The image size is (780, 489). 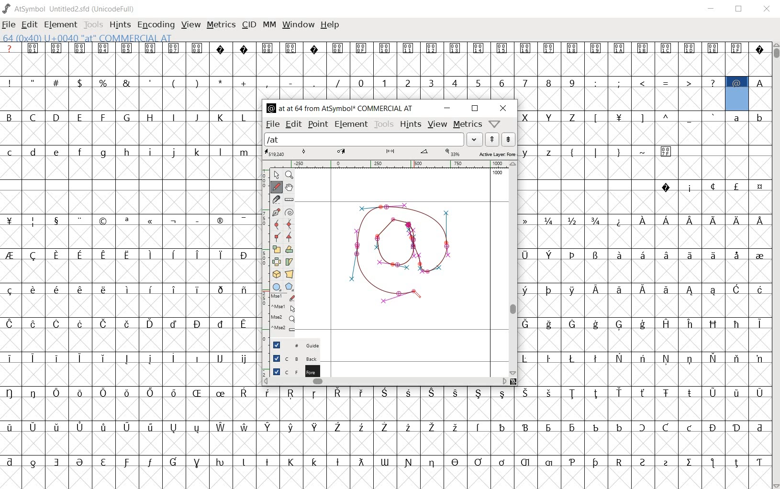 What do you see at coordinates (447, 109) in the screenshot?
I see `minimize` at bounding box center [447, 109].